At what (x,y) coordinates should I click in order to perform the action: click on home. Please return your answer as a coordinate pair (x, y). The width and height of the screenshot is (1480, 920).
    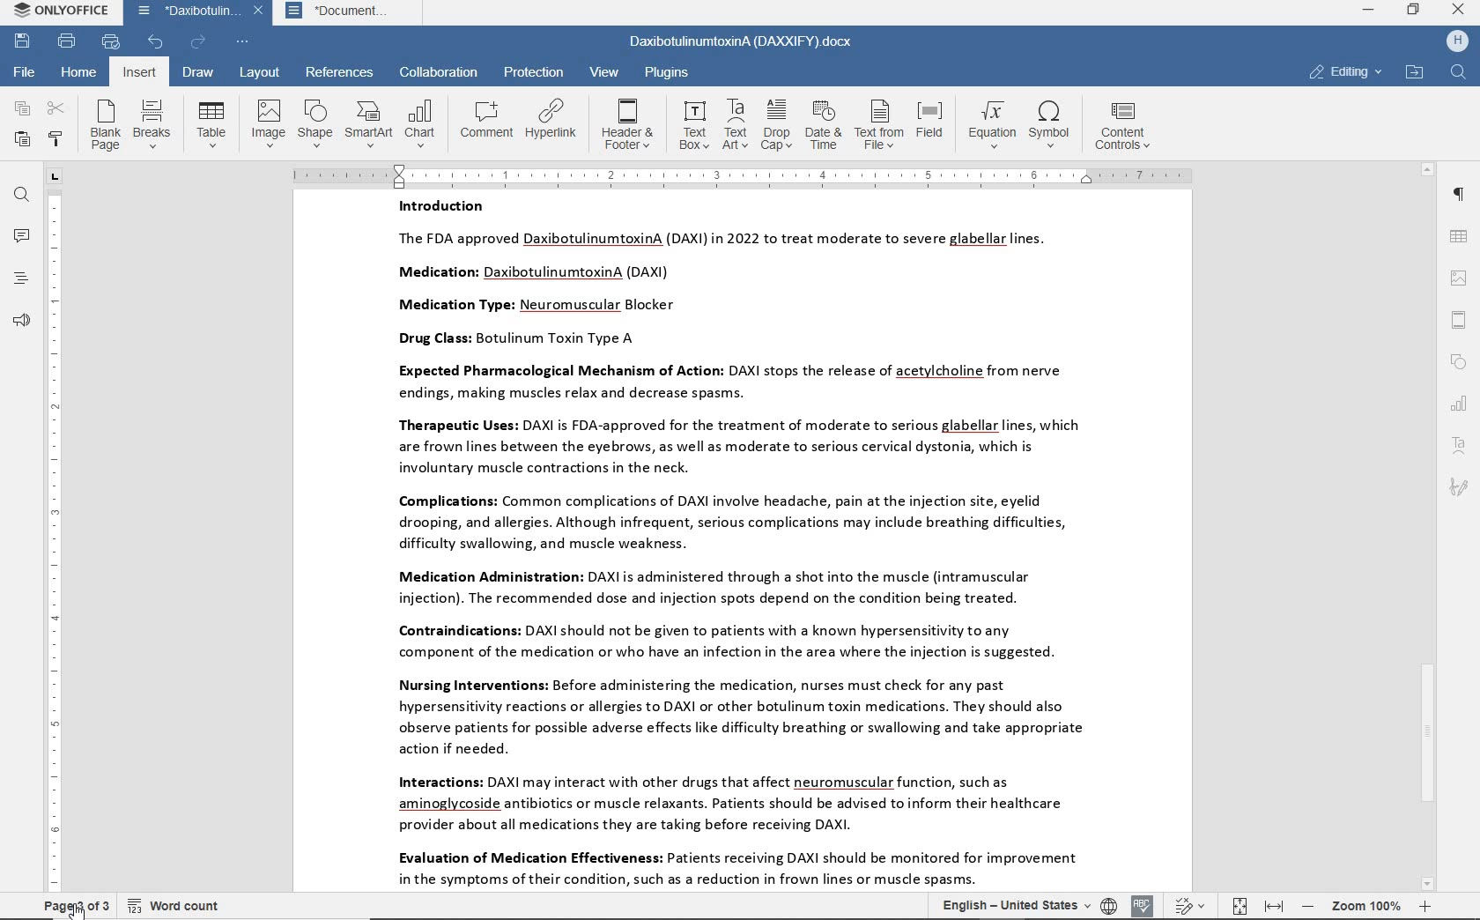
    Looking at the image, I should click on (80, 74).